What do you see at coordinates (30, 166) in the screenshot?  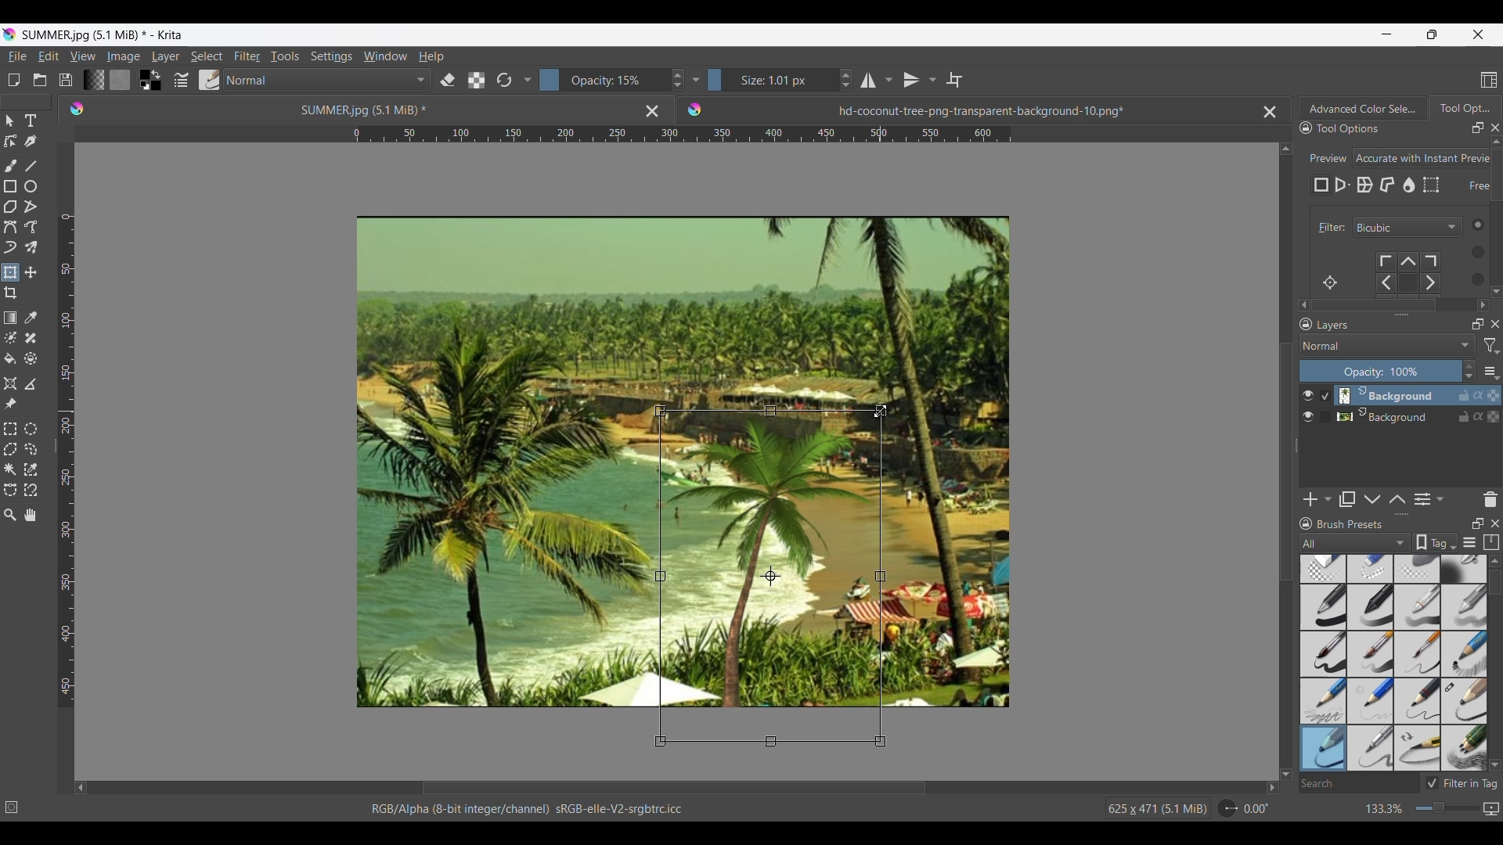 I see `Line tool` at bounding box center [30, 166].